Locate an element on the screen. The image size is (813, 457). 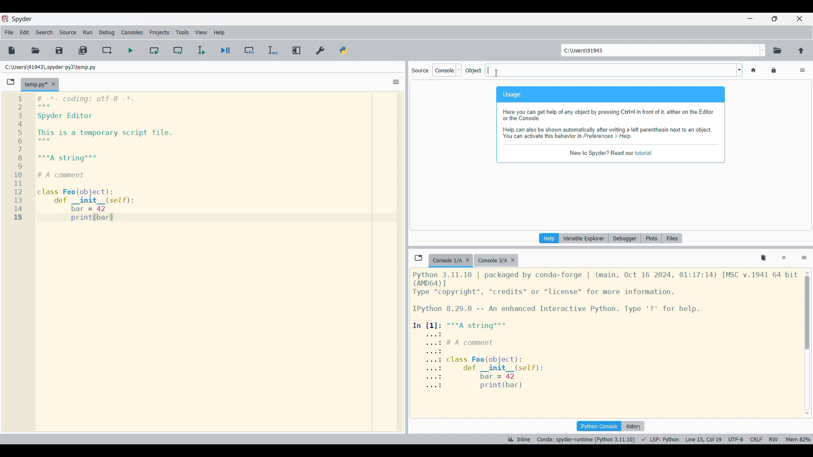
IPython console is located at coordinates (598, 426).